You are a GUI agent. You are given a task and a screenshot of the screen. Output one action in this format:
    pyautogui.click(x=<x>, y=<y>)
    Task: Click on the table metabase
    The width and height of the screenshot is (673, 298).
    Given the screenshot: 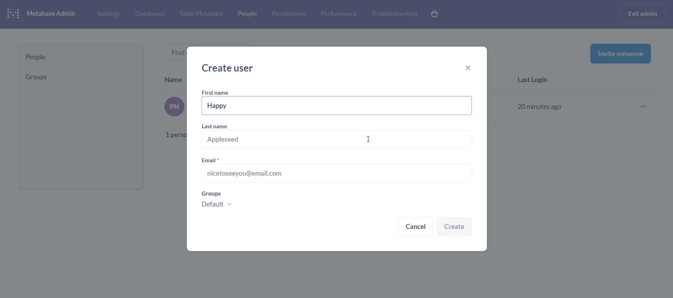 What is the action you would take?
    pyautogui.click(x=201, y=14)
    